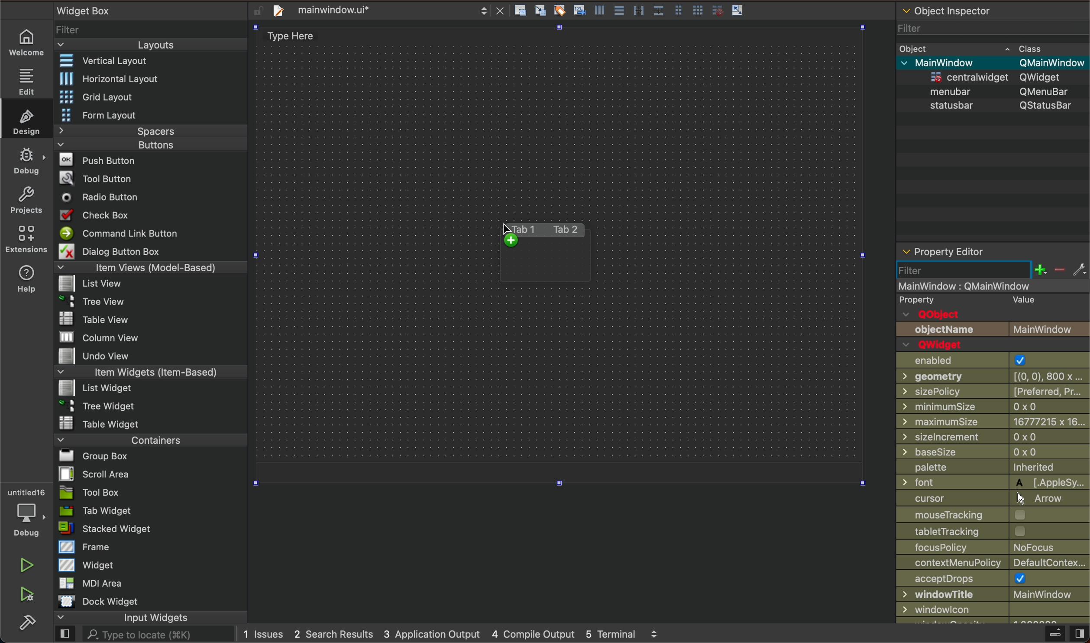 The image size is (1090, 643). What do you see at coordinates (993, 437) in the screenshot?
I see `size increment` at bounding box center [993, 437].